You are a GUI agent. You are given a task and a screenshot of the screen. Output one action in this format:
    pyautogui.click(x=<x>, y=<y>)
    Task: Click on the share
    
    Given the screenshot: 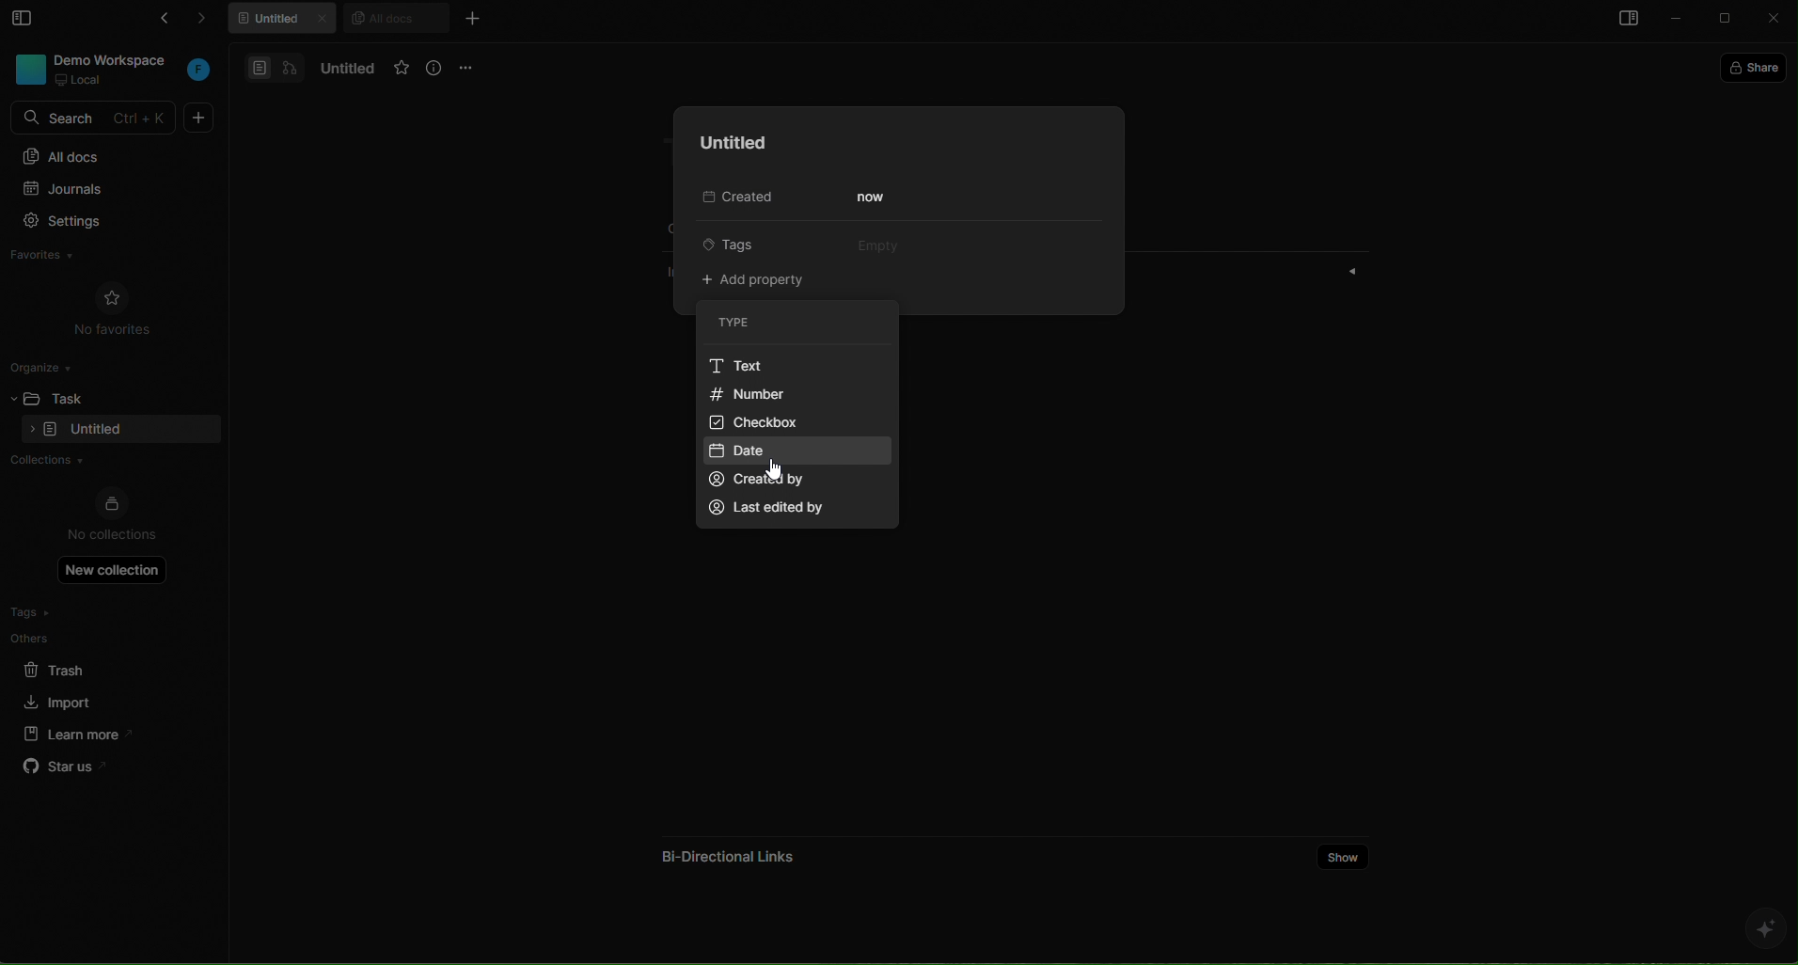 What is the action you would take?
    pyautogui.click(x=1758, y=66)
    